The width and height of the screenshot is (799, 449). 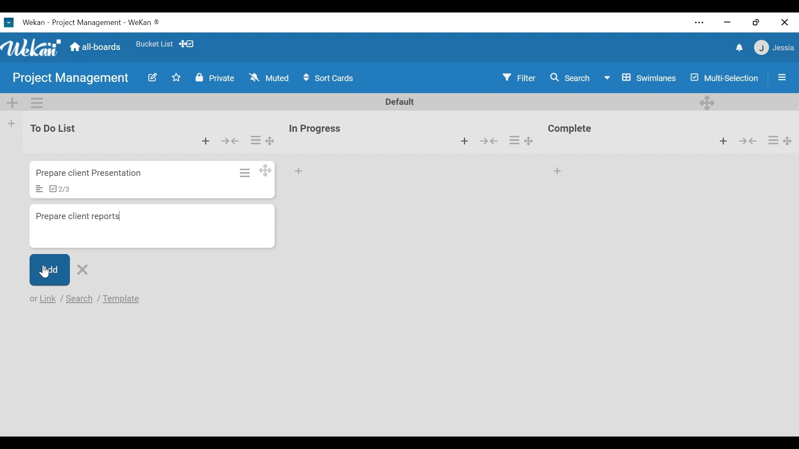 What do you see at coordinates (13, 101) in the screenshot?
I see `Add Swimlane` at bounding box center [13, 101].